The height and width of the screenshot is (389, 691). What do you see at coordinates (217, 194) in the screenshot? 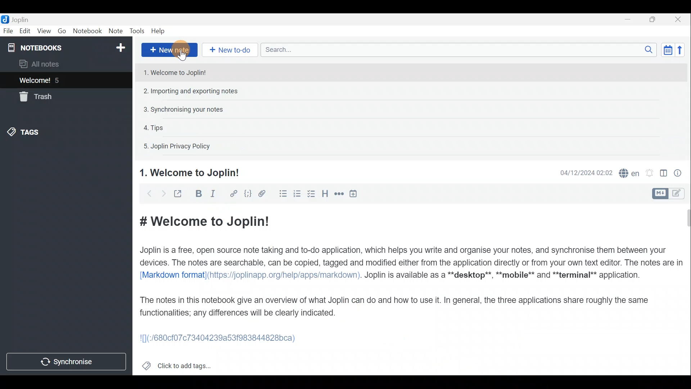
I see `Italic` at bounding box center [217, 194].